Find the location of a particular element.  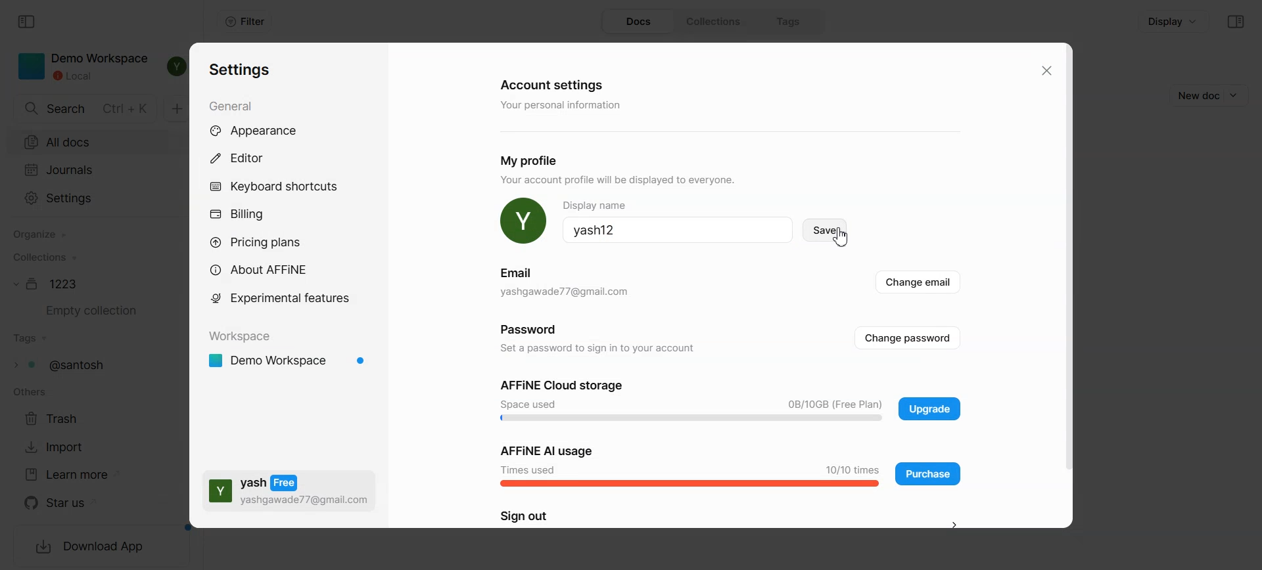

Settings is located at coordinates (87, 199).